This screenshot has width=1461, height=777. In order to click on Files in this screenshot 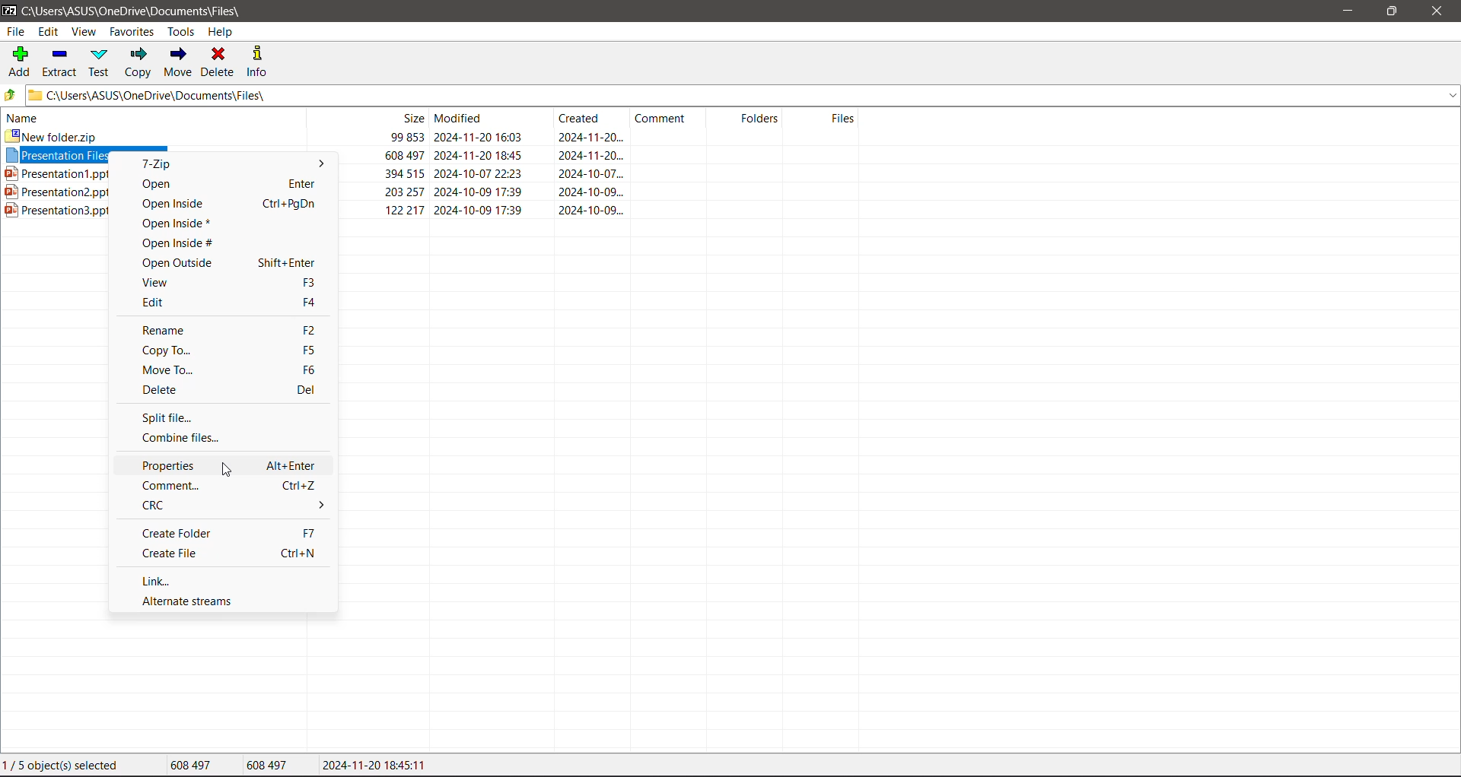, I will do `click(823, 119)`.